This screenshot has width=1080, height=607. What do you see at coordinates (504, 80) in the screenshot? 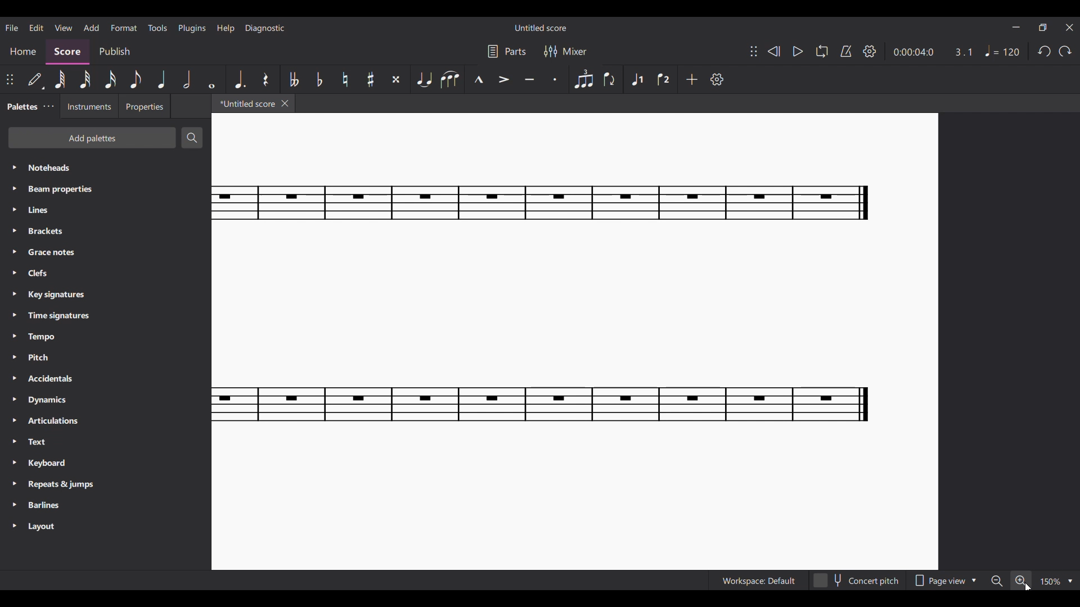
I see `Accent` at bounding box center [504, 80].